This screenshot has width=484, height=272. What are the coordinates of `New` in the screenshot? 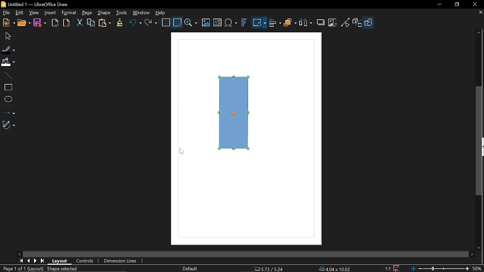 It's located at (8, 23).